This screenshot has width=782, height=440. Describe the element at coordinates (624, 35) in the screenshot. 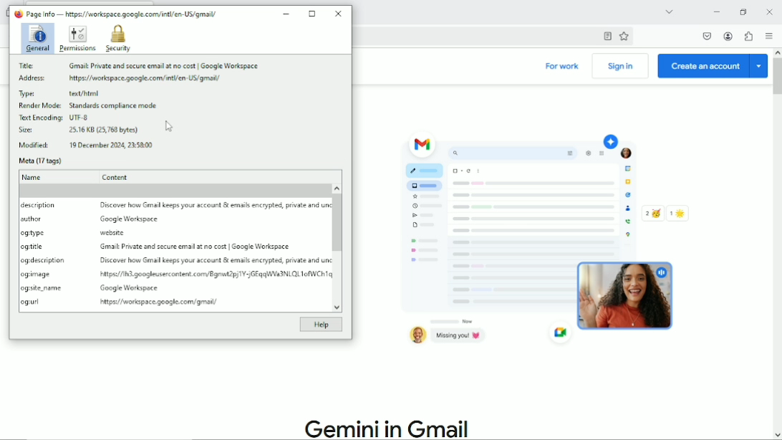

I see `Bookmark this page` at that location.